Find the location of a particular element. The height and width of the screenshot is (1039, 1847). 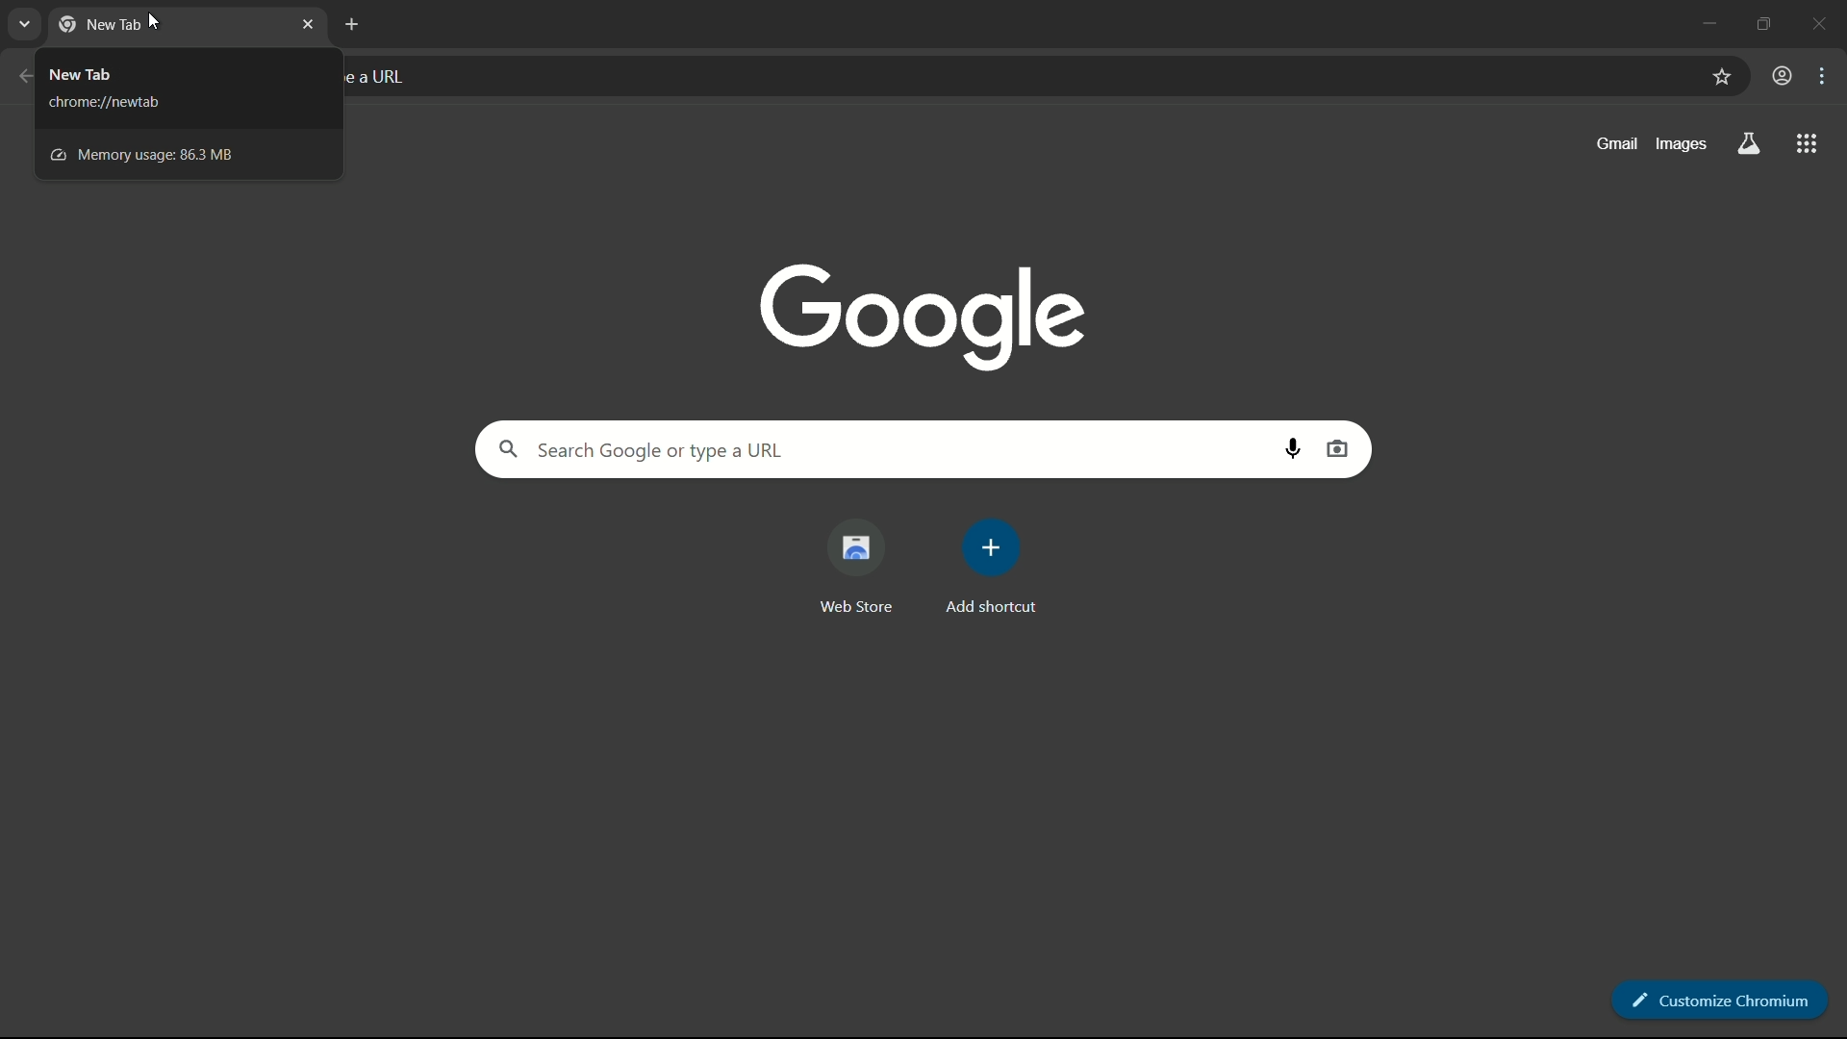

customize is located at coordinates (1826, 77).